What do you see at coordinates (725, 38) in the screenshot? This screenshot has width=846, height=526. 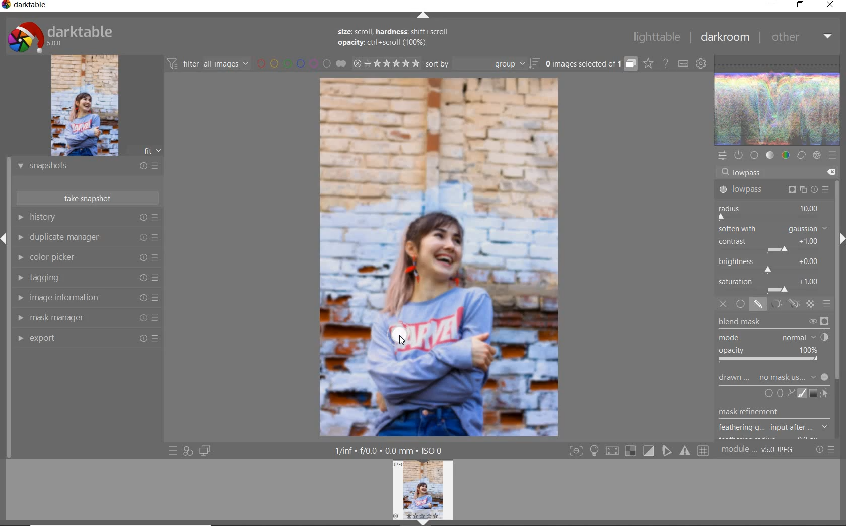 I see `darkroom` at bounding box center [725, 38].